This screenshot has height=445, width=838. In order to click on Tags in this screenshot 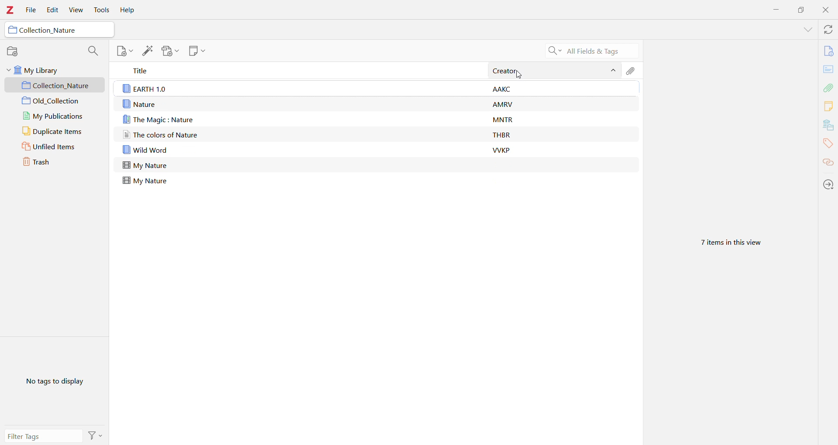, I will do `click(828, 143)`.